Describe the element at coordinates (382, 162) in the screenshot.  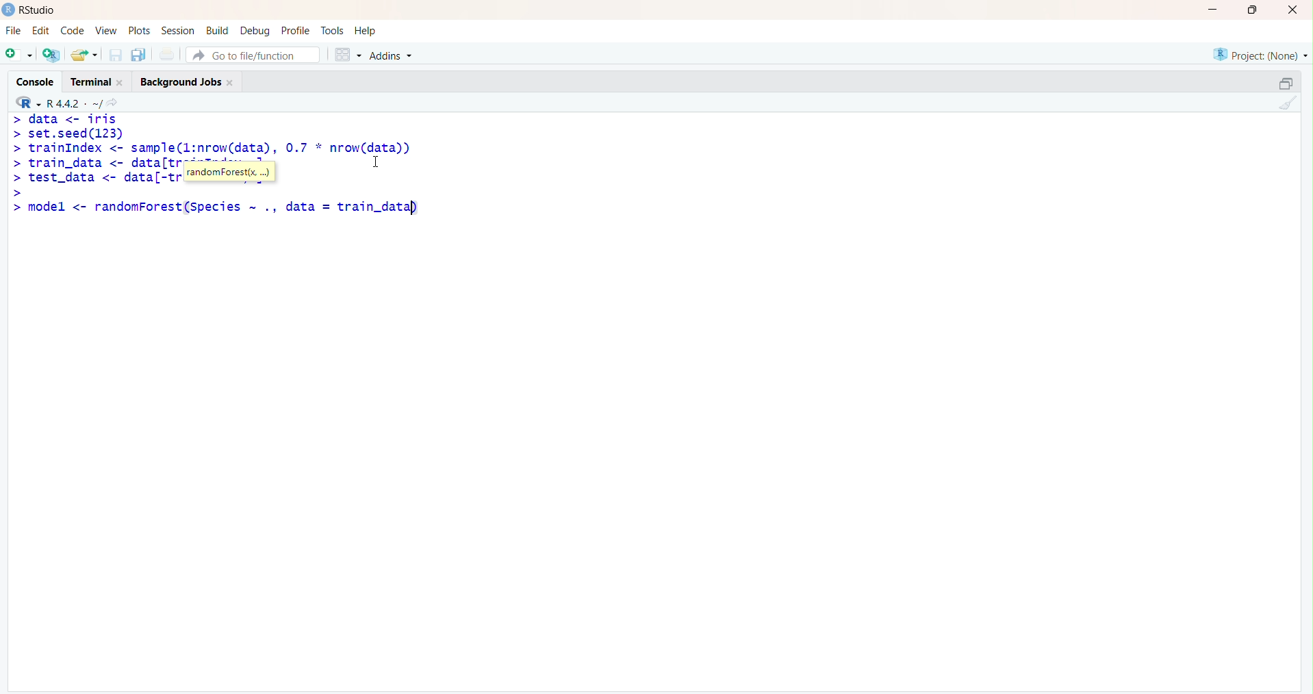
I see `Cursor` at that location.